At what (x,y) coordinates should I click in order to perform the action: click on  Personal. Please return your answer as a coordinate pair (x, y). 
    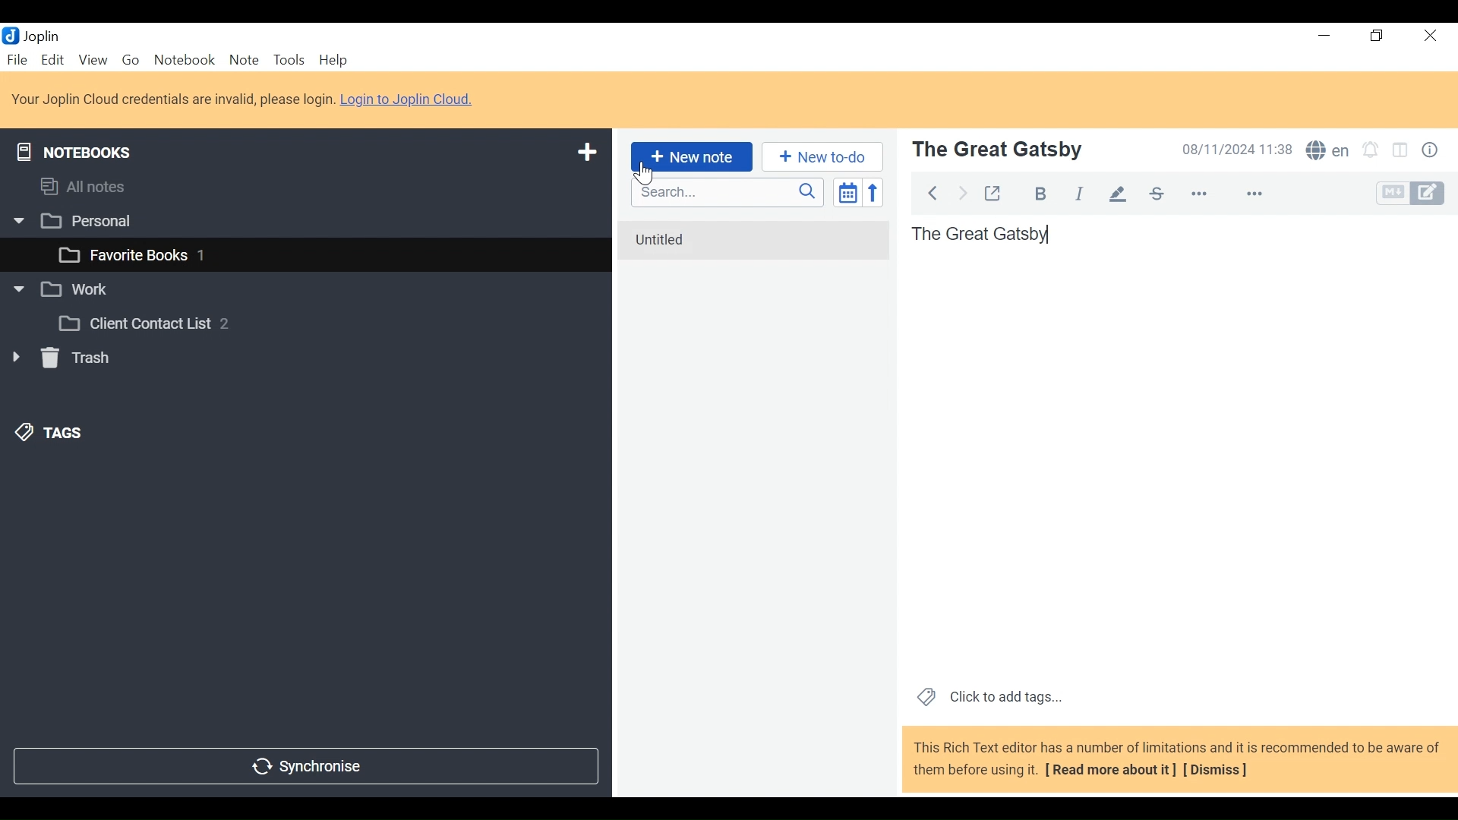
    Looking at the image, I should click on (71, 222).